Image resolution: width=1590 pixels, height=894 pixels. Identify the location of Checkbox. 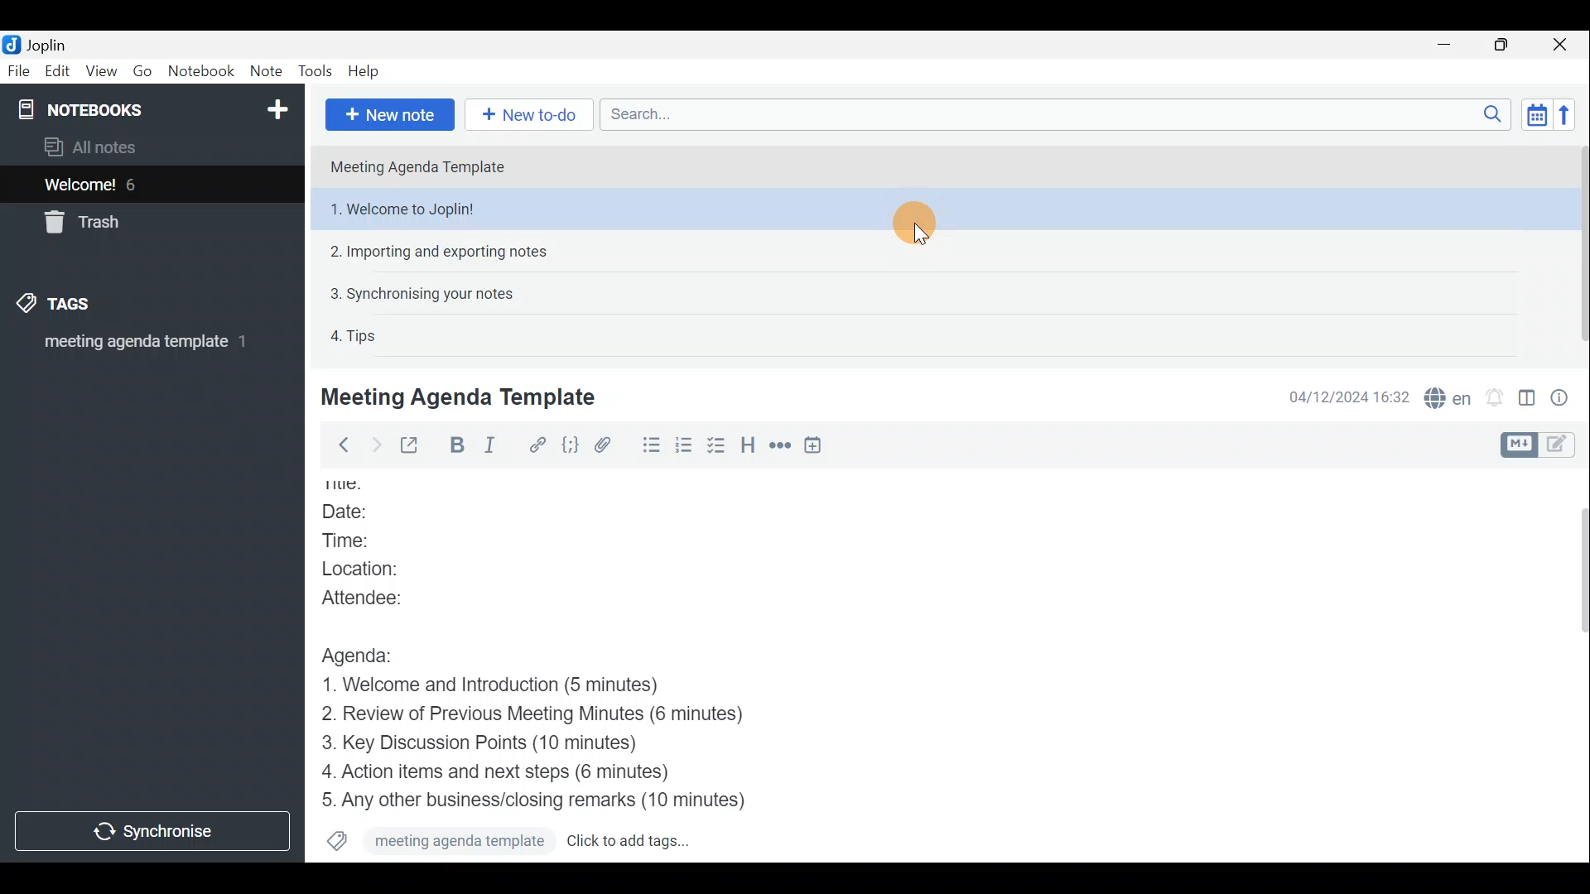
(715, 446).